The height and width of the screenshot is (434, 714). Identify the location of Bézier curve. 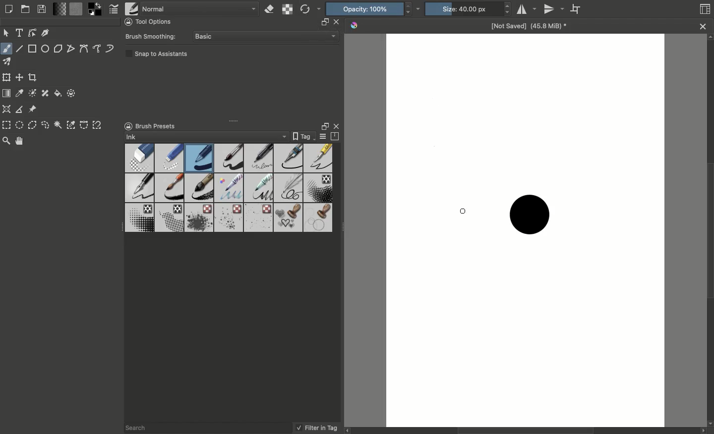
(84, 50).